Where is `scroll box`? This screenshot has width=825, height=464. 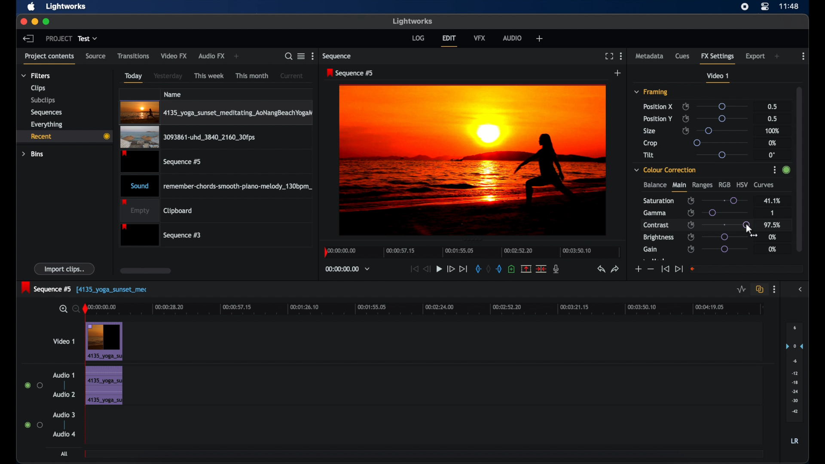
scroll box is located at coordinates (800, 168).